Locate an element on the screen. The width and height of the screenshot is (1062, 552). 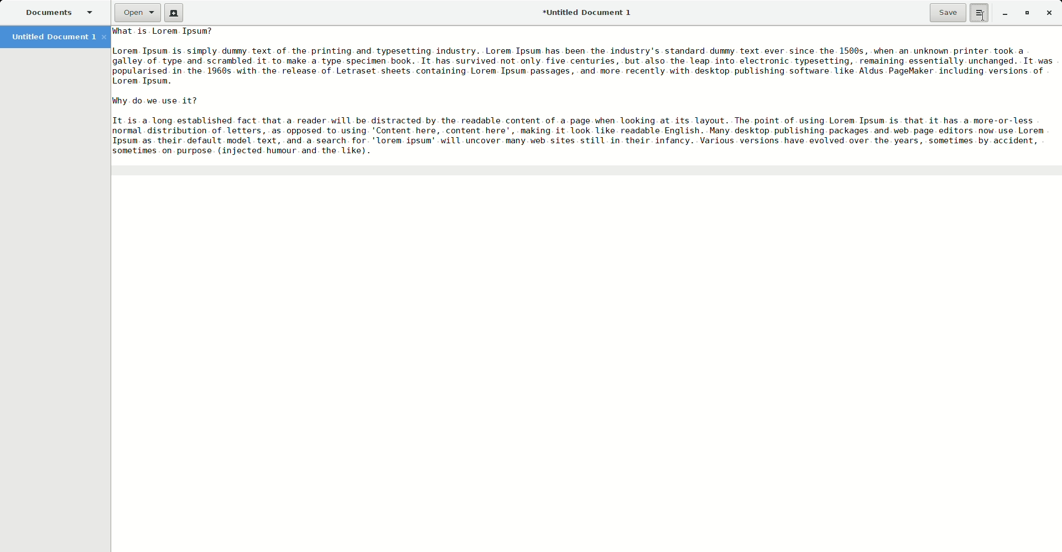
Untitled Document 1 is located at coordinates (589, 13).